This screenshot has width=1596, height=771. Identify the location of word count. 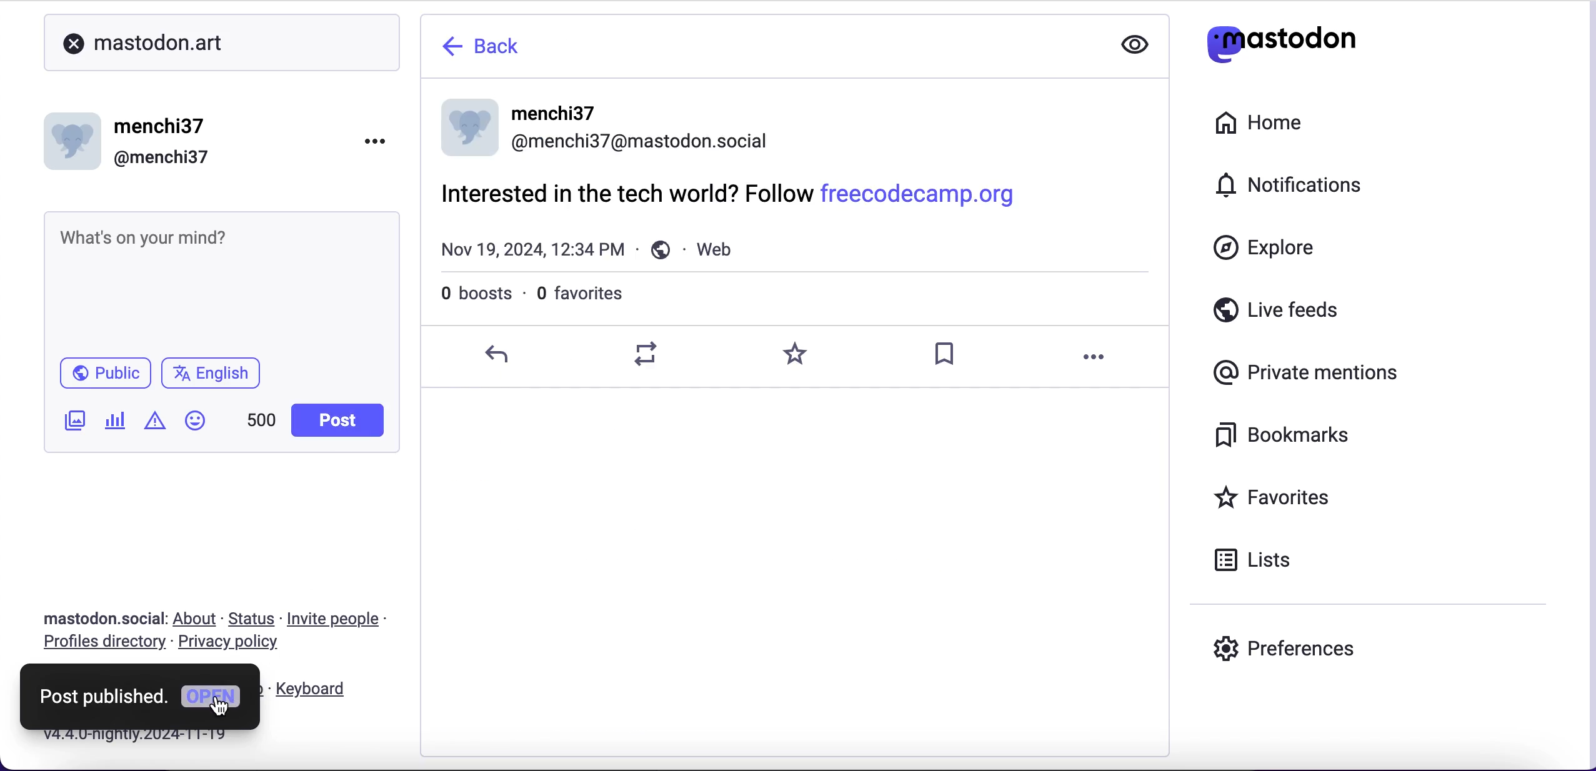
(261, 419).